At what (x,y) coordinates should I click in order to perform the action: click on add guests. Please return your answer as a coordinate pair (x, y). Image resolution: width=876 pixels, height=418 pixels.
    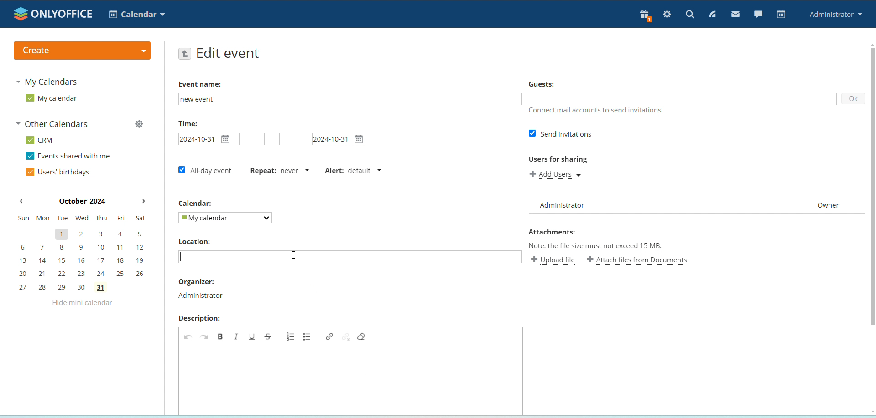
    Looking at the image, I should click on (682, 99).